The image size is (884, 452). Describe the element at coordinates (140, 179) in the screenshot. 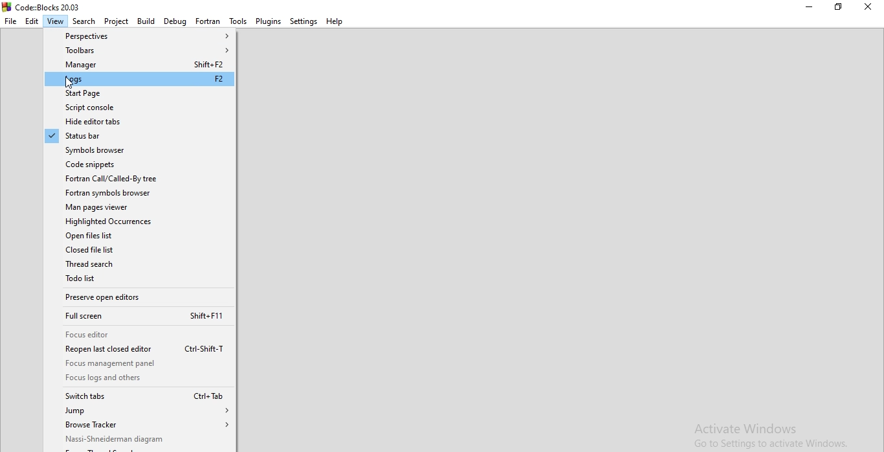

I see `fortran call/called-by tree` at that location.